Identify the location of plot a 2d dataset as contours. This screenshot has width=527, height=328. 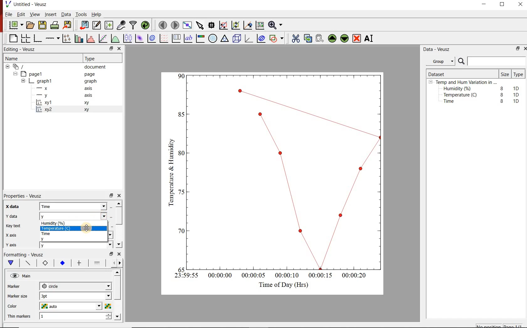
(153, 39).